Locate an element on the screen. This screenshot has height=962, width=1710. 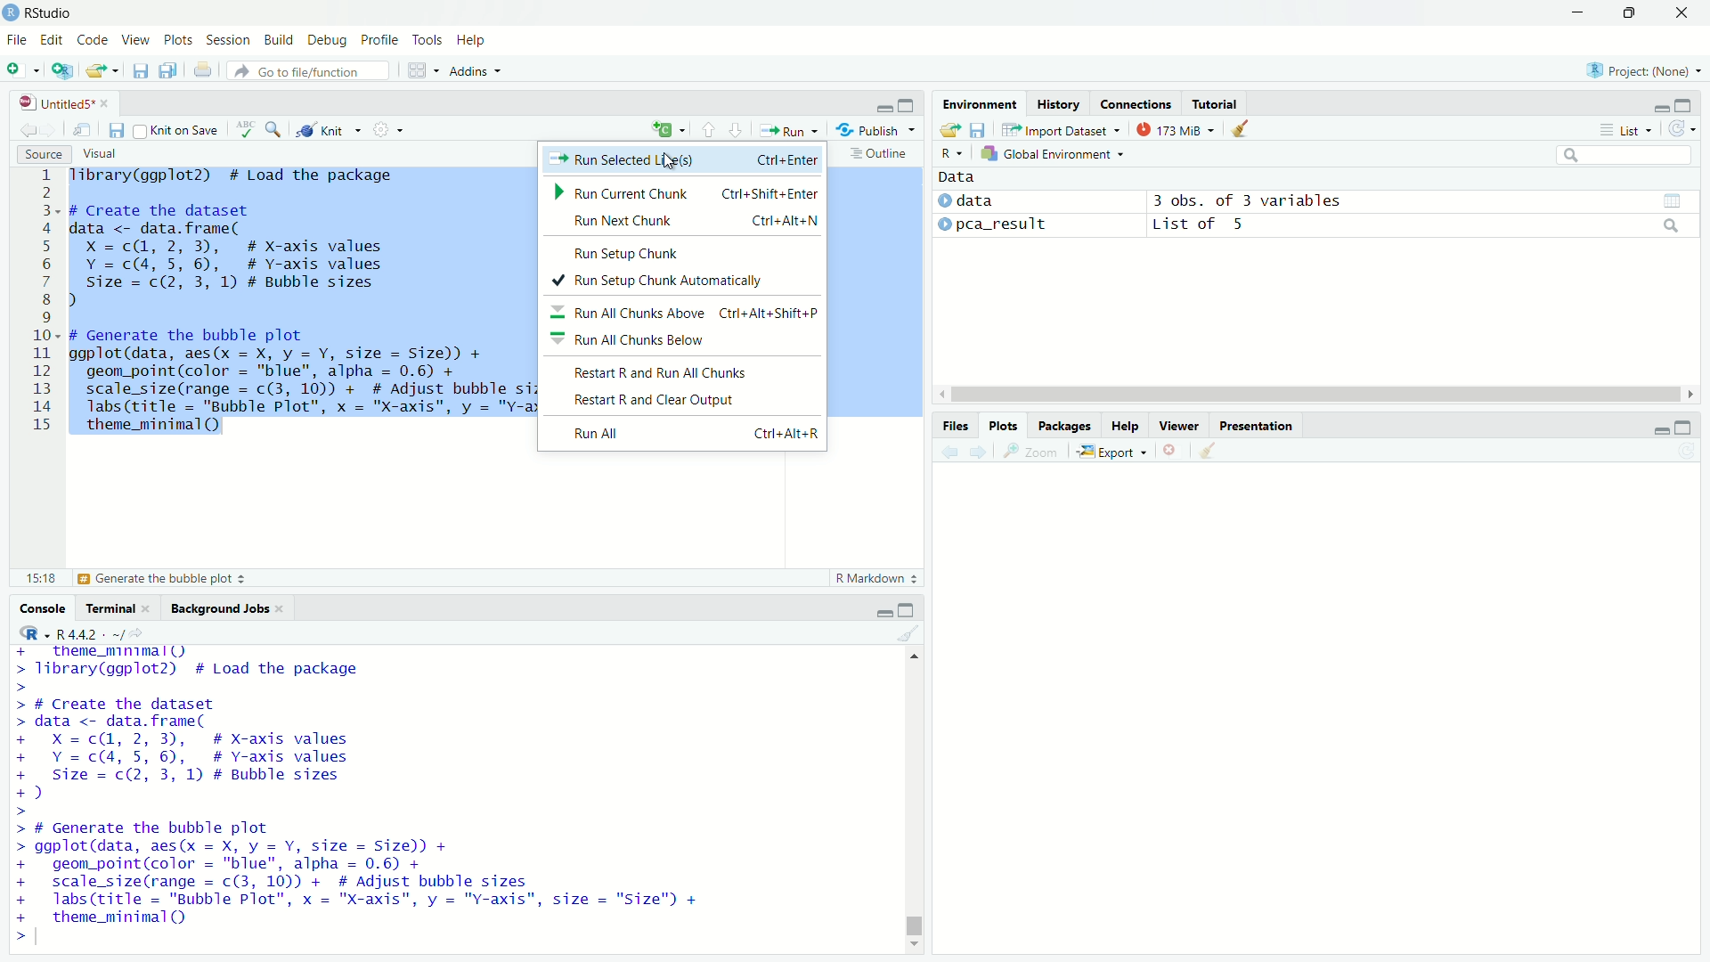
run all chunks above is located at coordinates (685, 311).